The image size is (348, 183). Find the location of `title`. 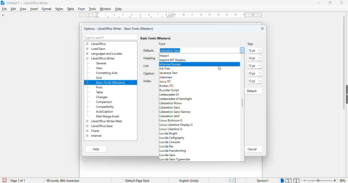

title is located at coordinates (27, 3).